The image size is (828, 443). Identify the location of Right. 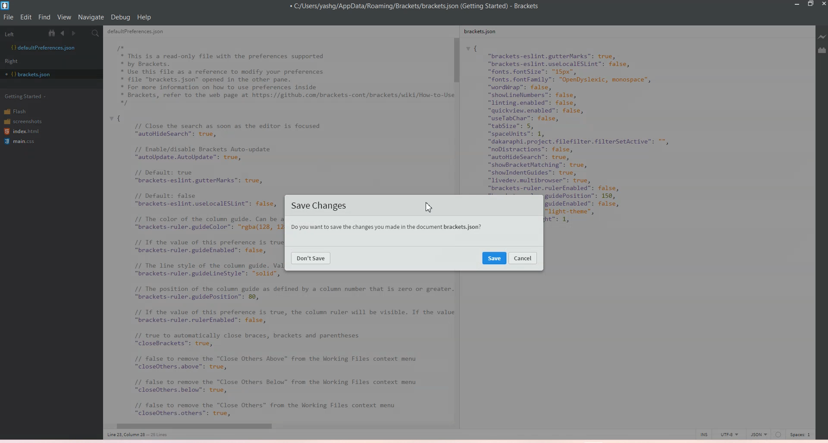
(14, 61).